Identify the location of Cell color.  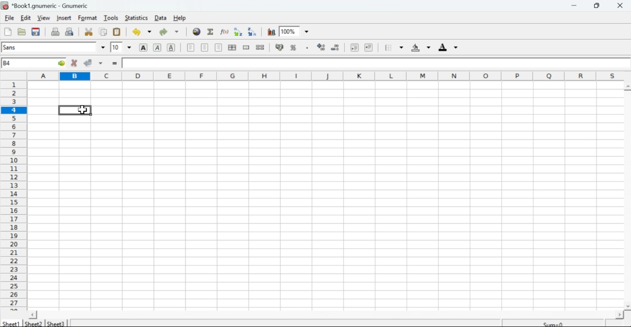
(420, 48).